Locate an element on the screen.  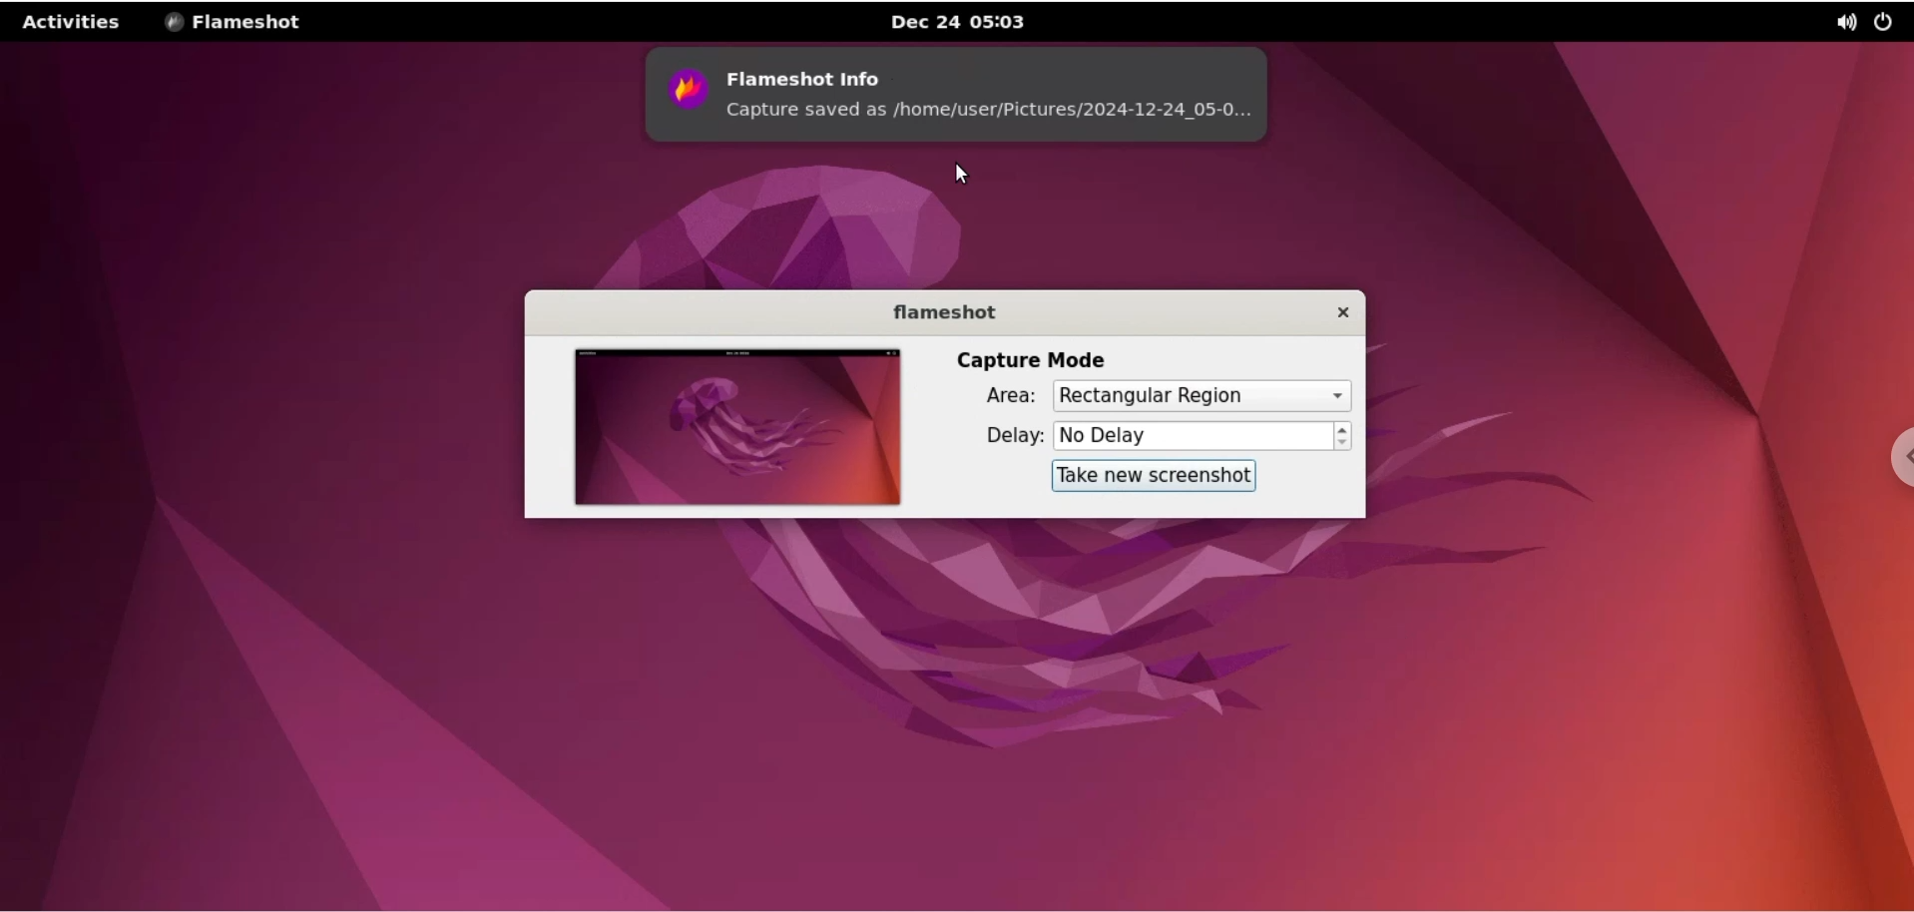
capture saved /home/user/pictures/2024-12-24_05-0... is located at coordinates (1004, 118).